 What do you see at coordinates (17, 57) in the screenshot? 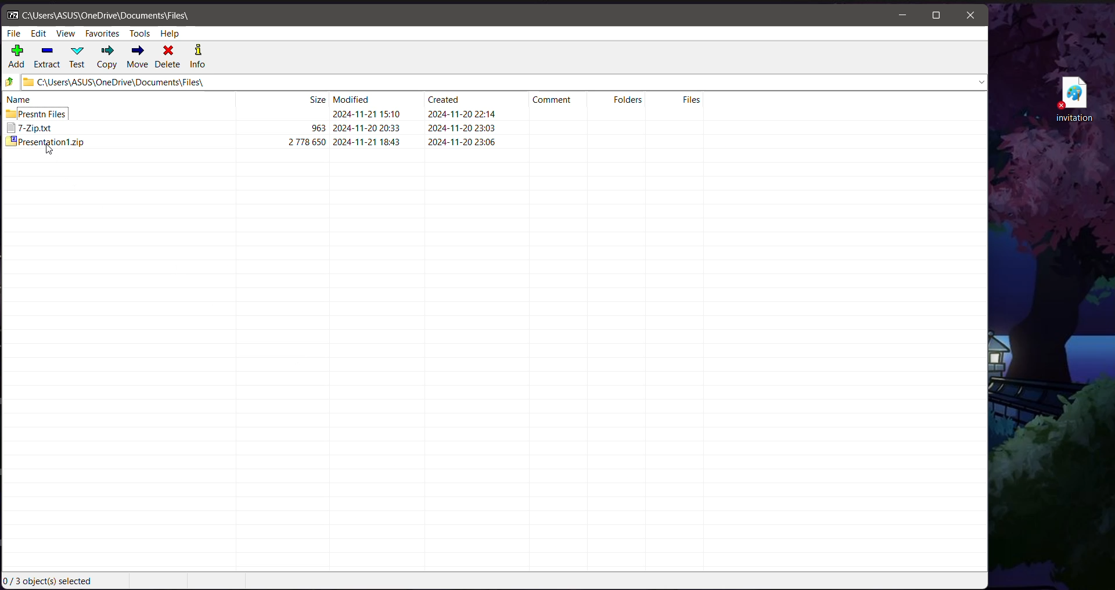
I see `Add` at bounding box center [17, 57].